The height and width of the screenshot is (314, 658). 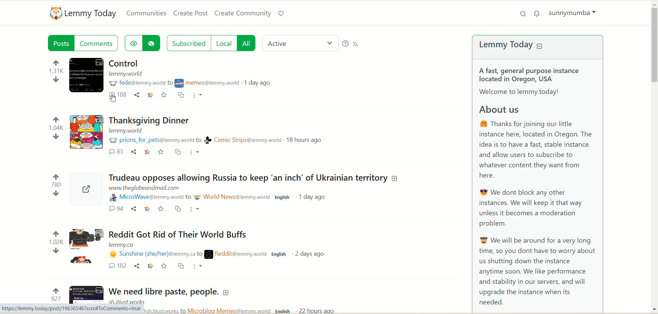 What do you see at coordinates (147, 152) in the screenshot?
I see `link` at bounding box center [147, 152].